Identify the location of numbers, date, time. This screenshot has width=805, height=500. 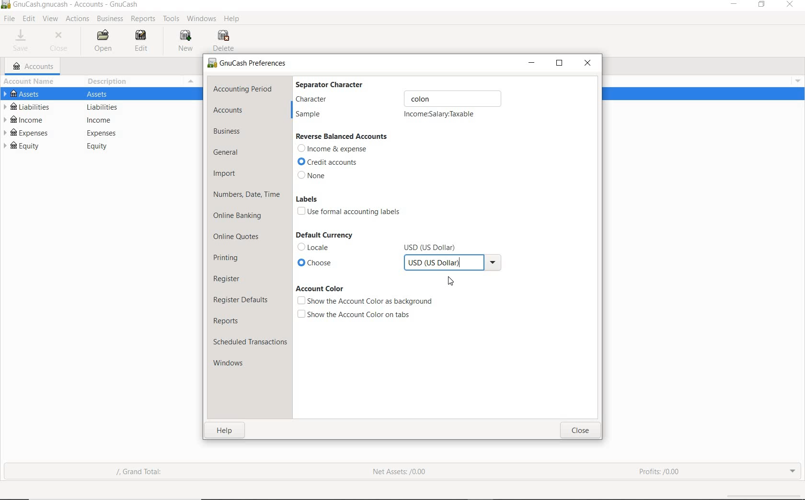
(247, 195).